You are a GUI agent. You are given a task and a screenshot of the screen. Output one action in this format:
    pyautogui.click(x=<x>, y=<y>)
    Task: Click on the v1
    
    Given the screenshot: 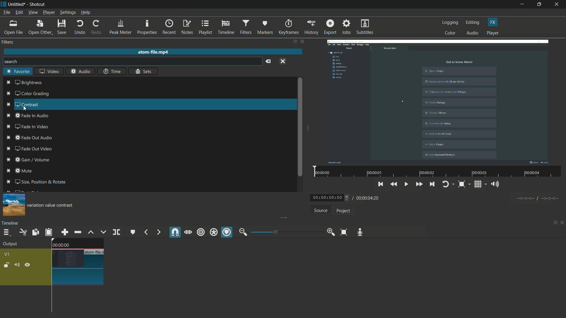 What is the action you would take?
    pyautogui.click(x=8, y=254)
    